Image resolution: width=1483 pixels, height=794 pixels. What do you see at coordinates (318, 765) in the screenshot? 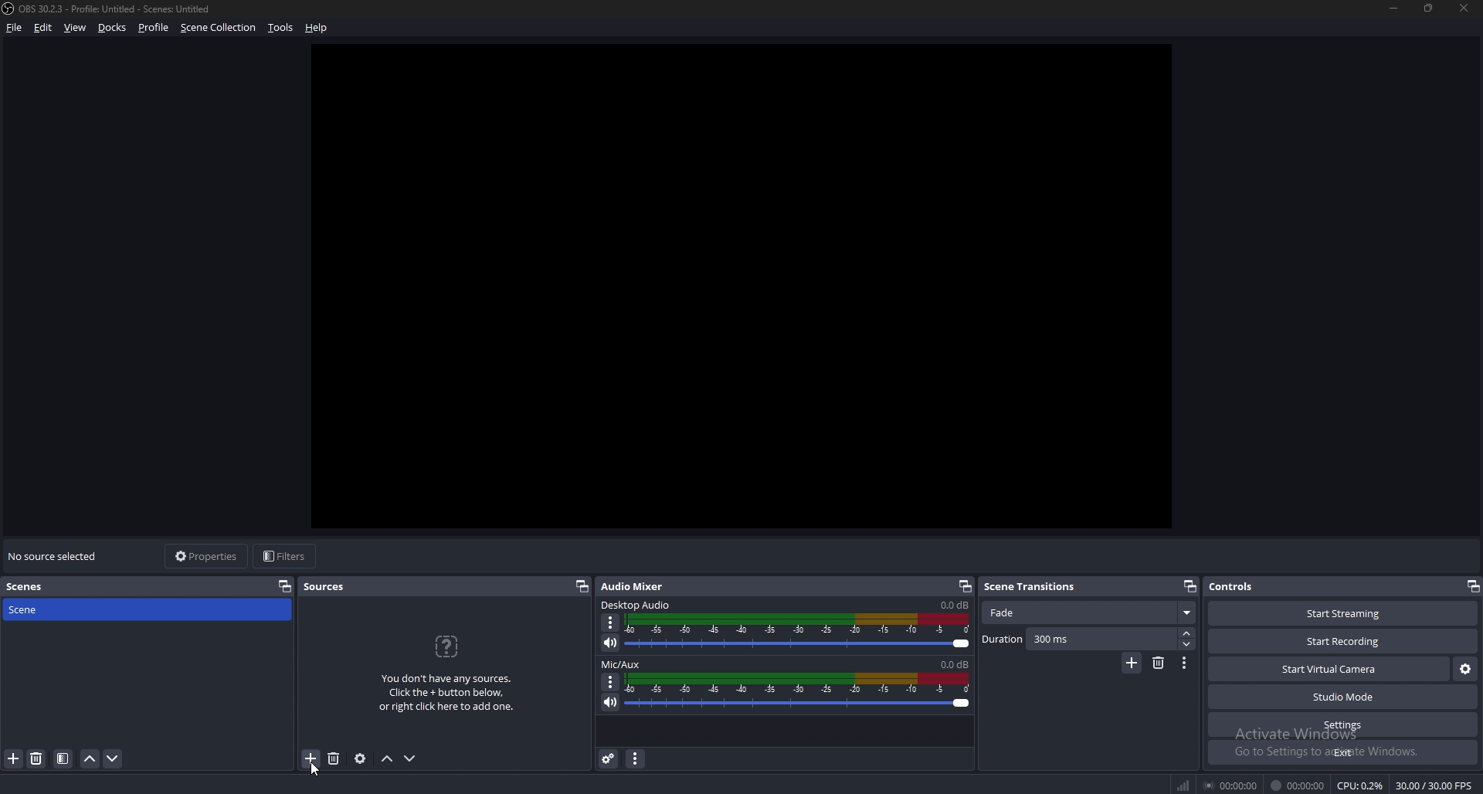
I see `cursor` at bounding box center [318, 765].